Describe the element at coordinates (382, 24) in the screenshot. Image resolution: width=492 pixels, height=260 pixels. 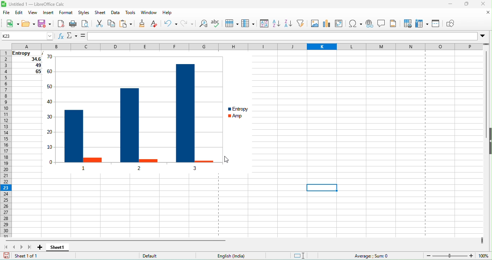
I see `insert comment` at that location.